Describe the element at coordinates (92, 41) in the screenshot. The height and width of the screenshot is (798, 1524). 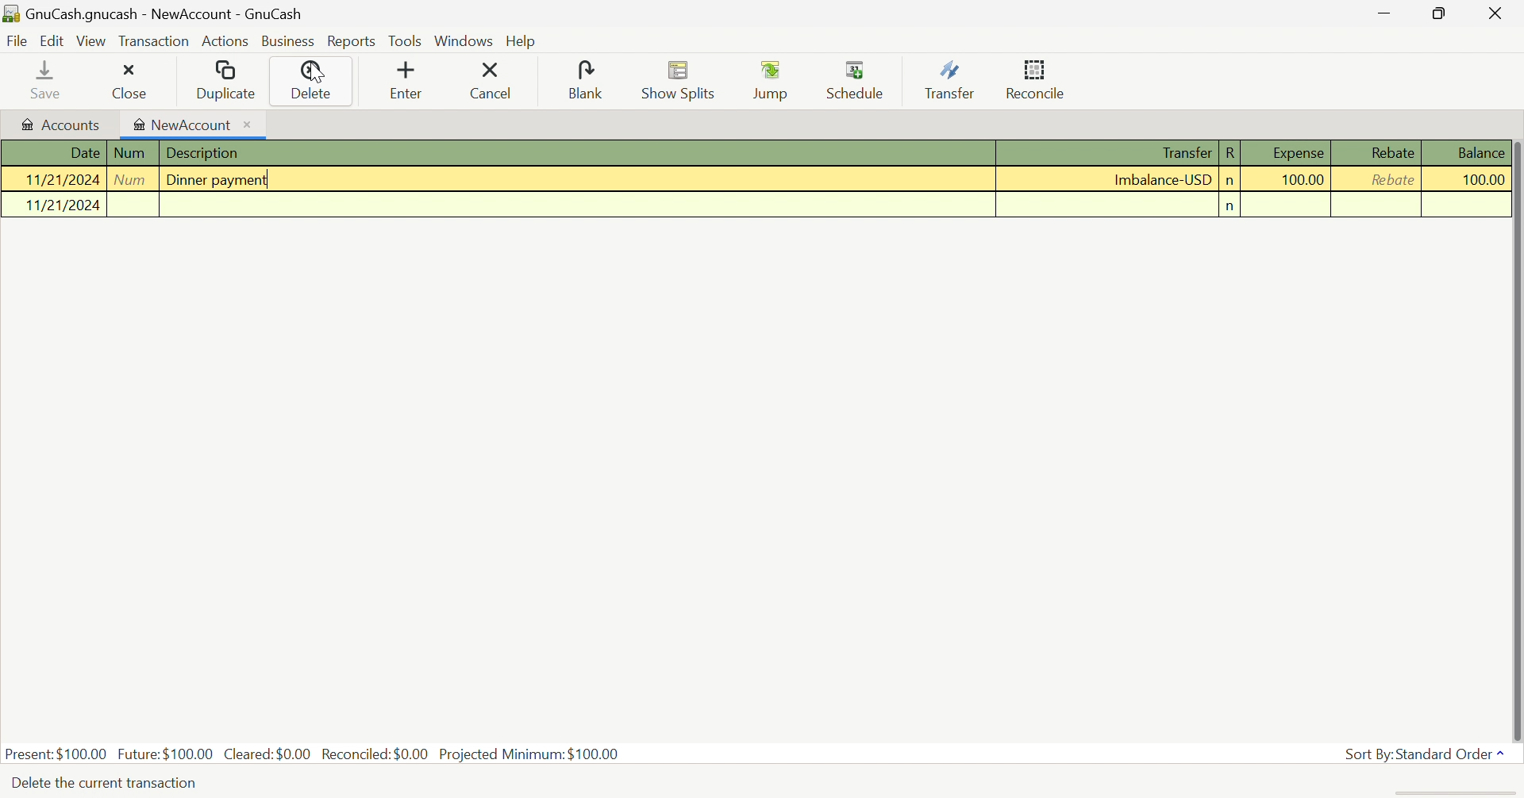
I see `View` at that location.